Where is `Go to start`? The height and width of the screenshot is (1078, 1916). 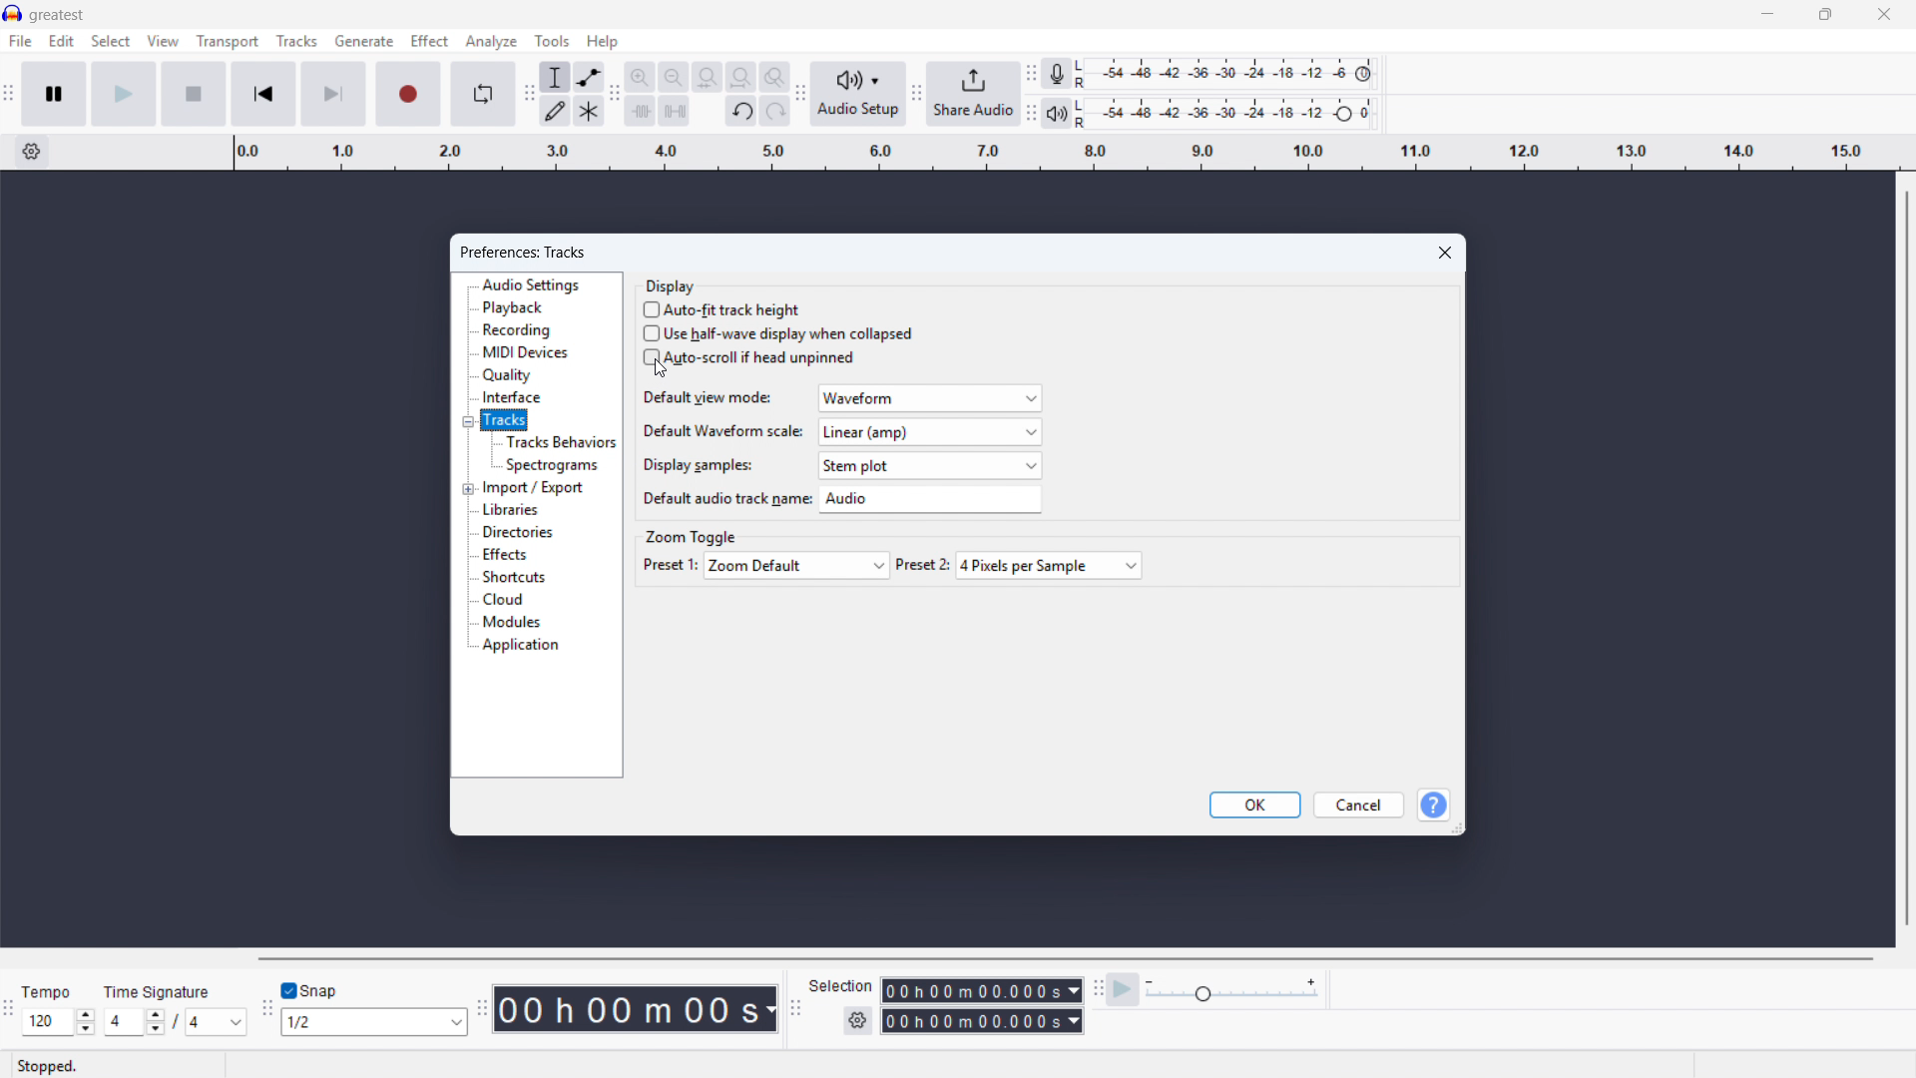
Go to start is located at coordinates (264, 94).